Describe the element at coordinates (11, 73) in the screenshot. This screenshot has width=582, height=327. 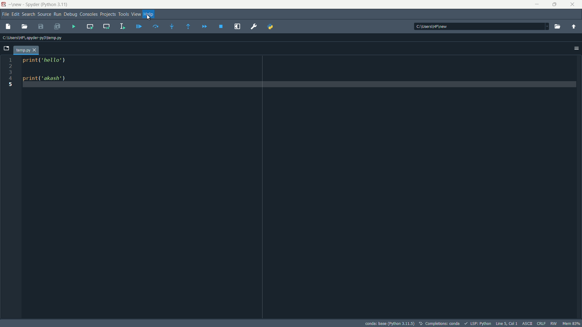
I see `1 2 3 4 5` at that location.